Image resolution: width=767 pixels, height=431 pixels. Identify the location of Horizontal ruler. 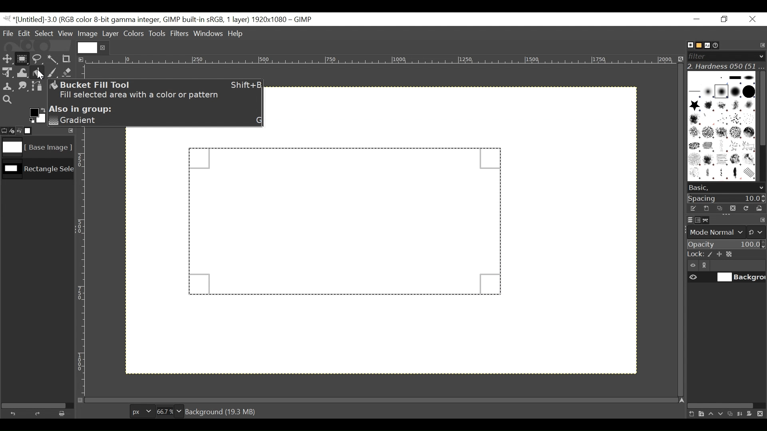
(382, 61).